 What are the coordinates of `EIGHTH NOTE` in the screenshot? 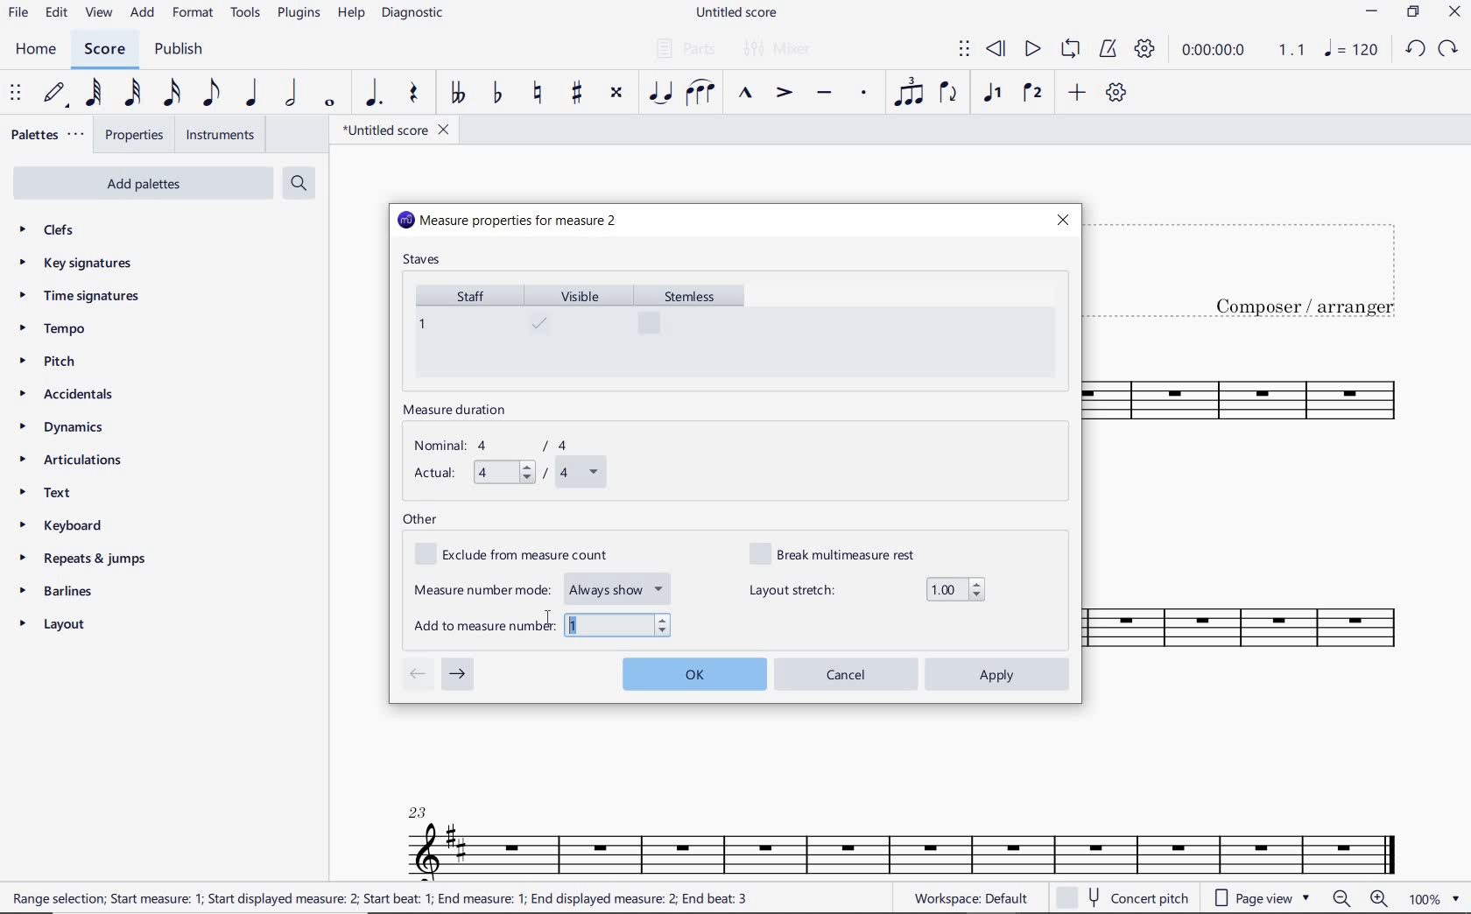 It's located at (209, 94).